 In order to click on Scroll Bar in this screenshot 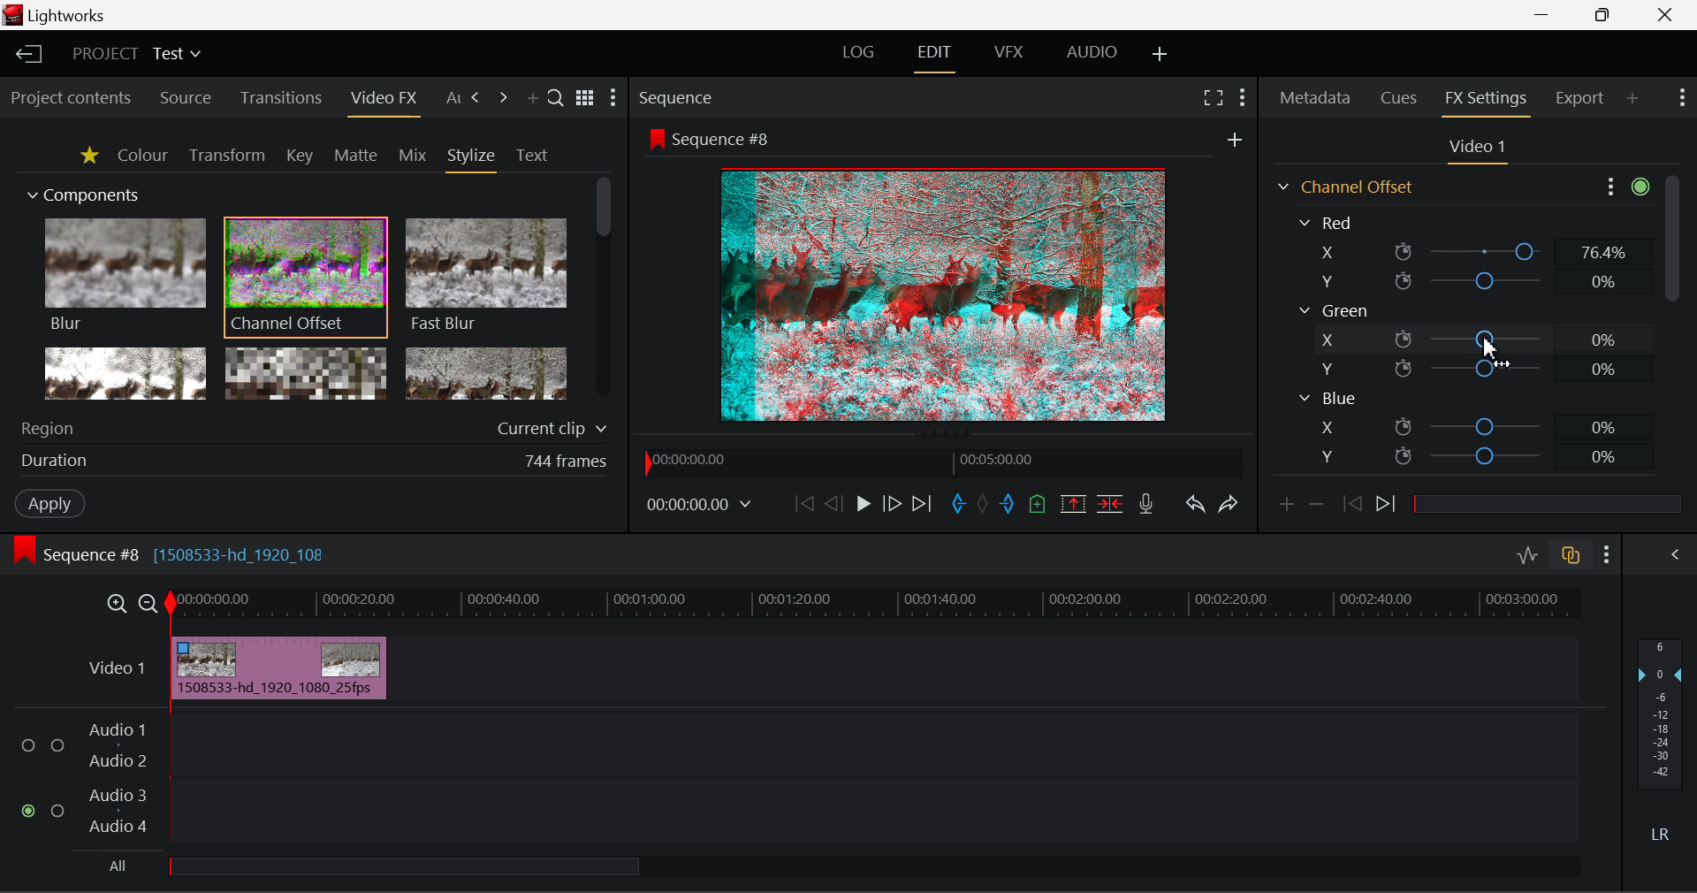, I will do `click(1671, 330)`.